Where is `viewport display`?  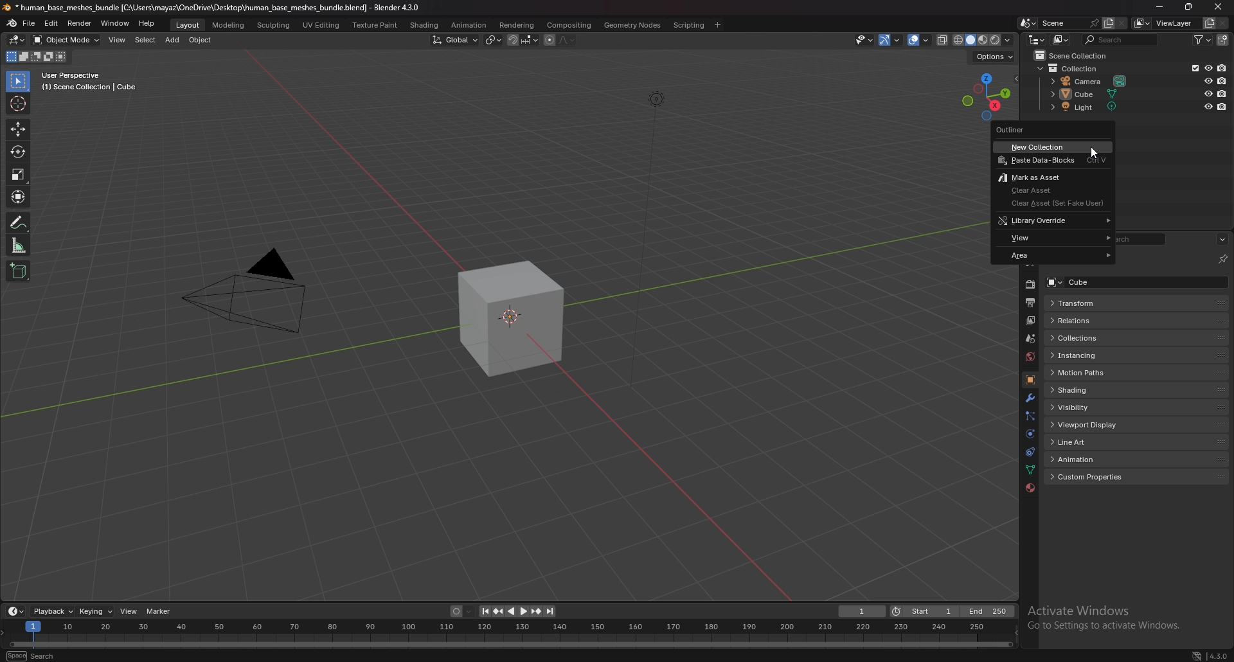
viewport display is located at coordinates (1096, 425).